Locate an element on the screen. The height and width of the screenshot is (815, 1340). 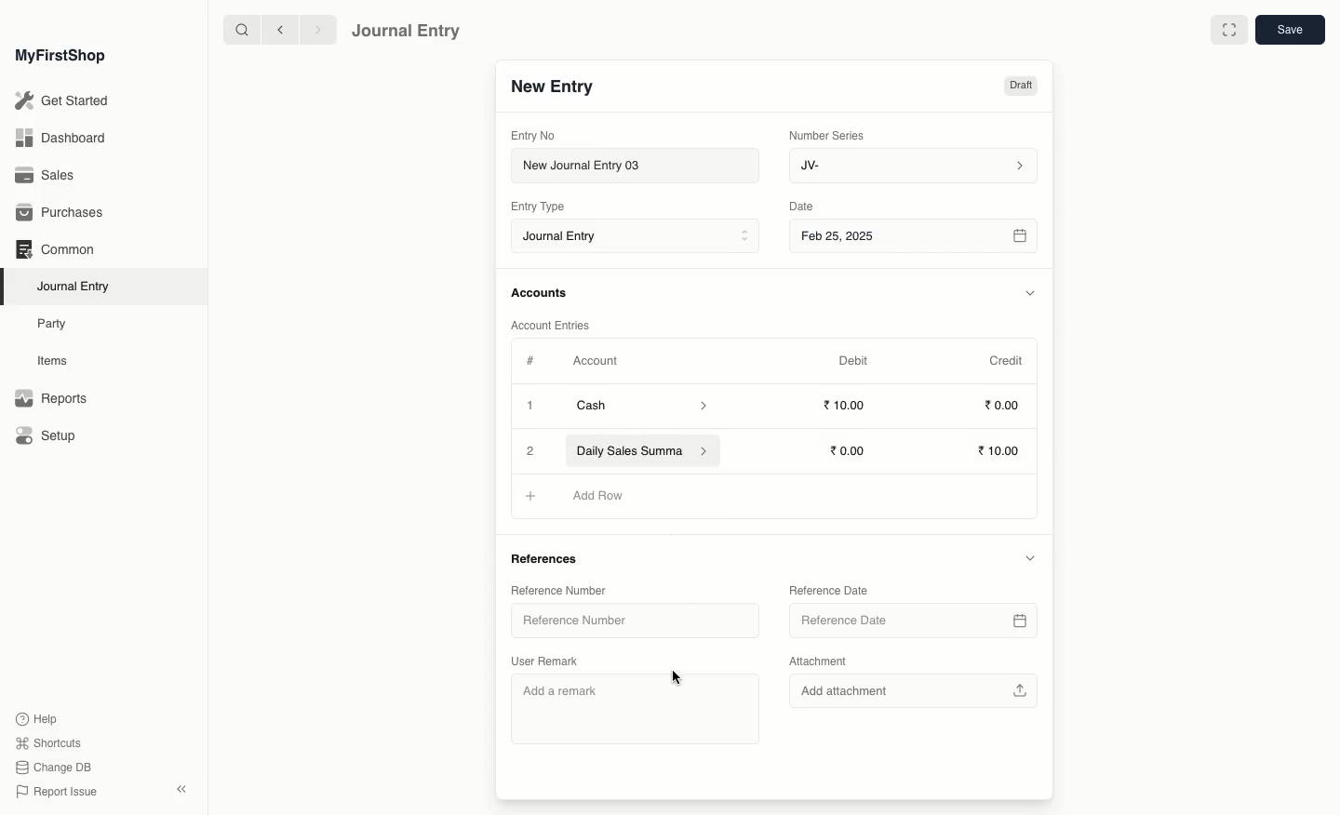
Account is located at coordinates (595, 361).